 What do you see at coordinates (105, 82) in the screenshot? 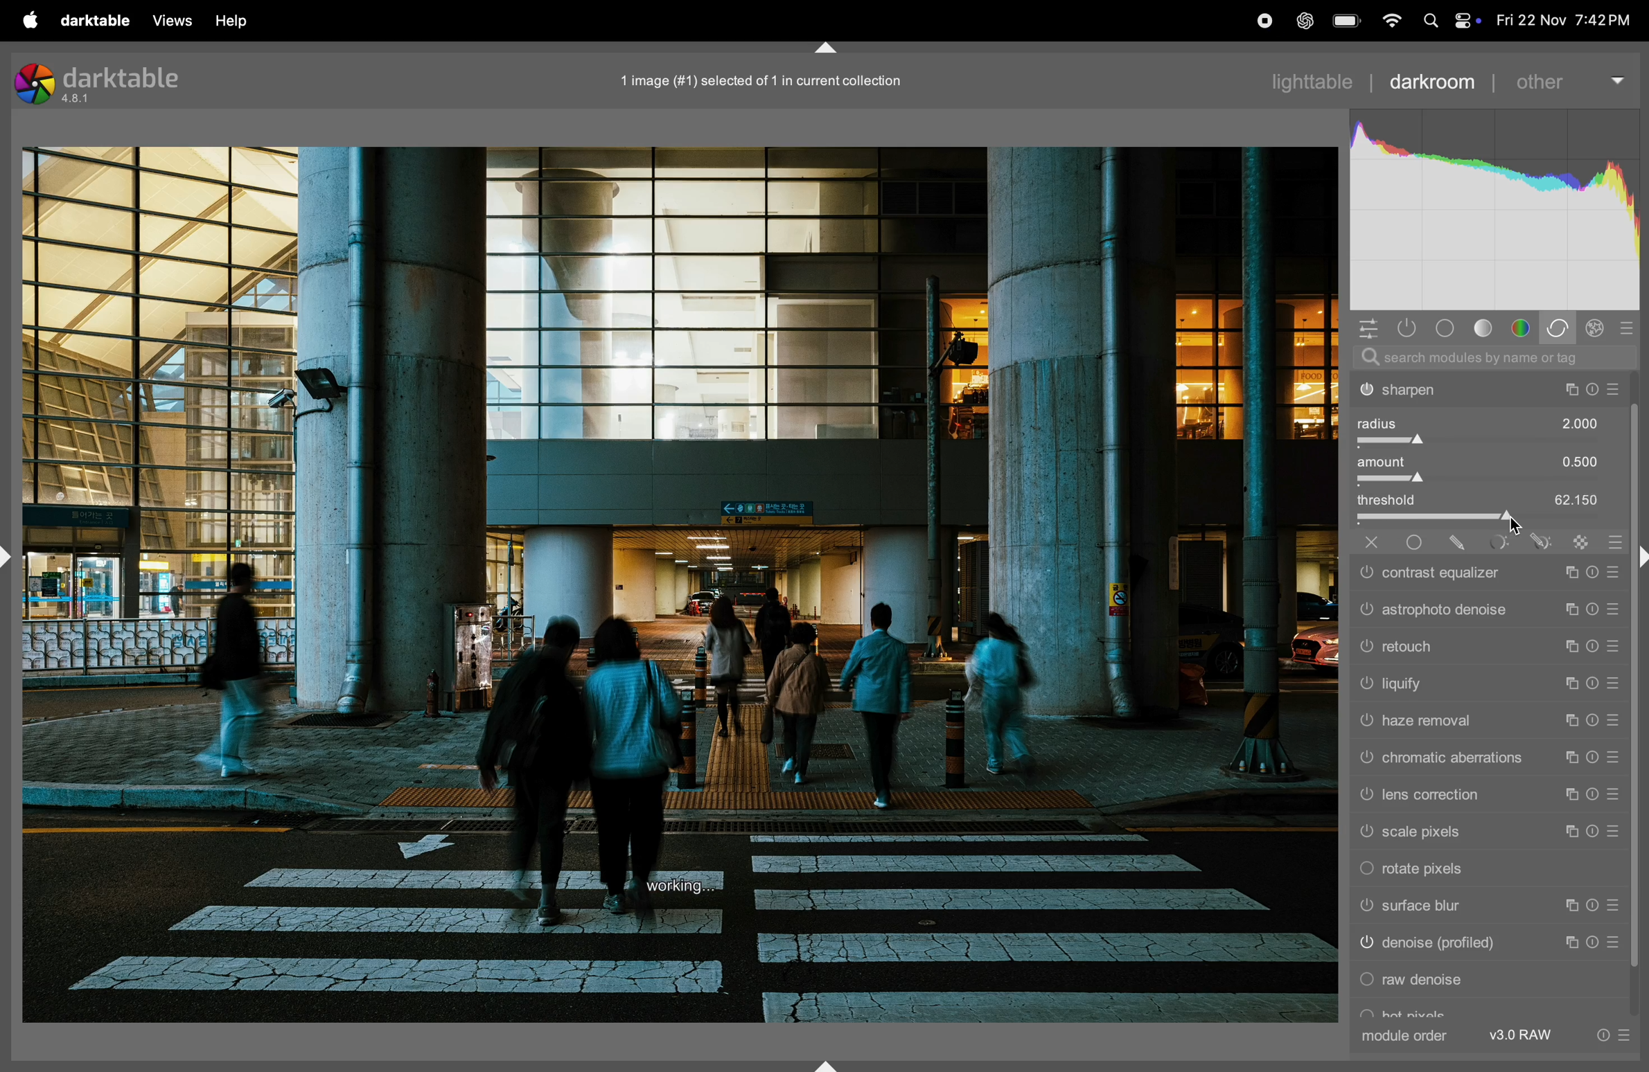
I see `darktable` at bounding box center [105, 82].